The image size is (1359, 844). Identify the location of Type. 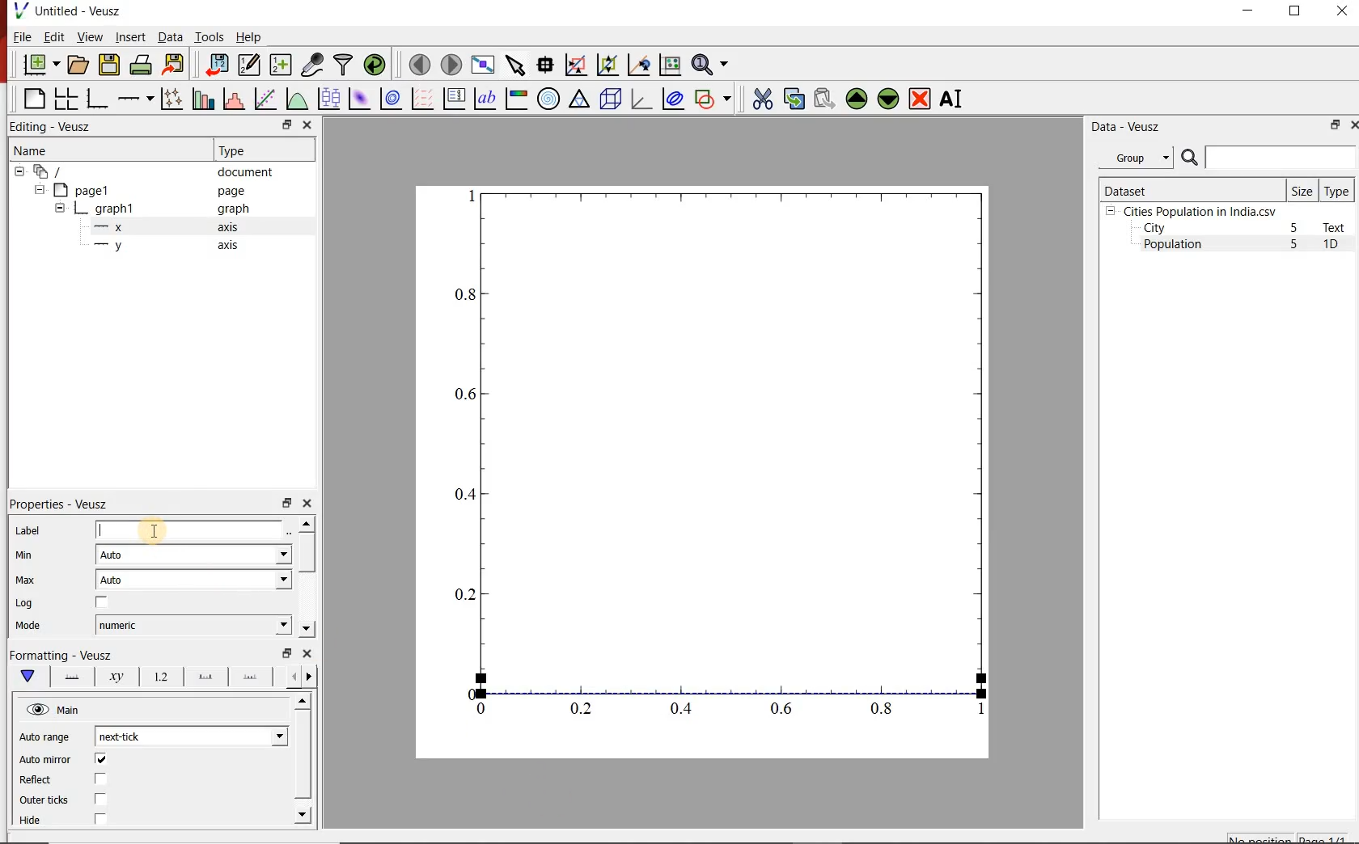
(1338, 190).